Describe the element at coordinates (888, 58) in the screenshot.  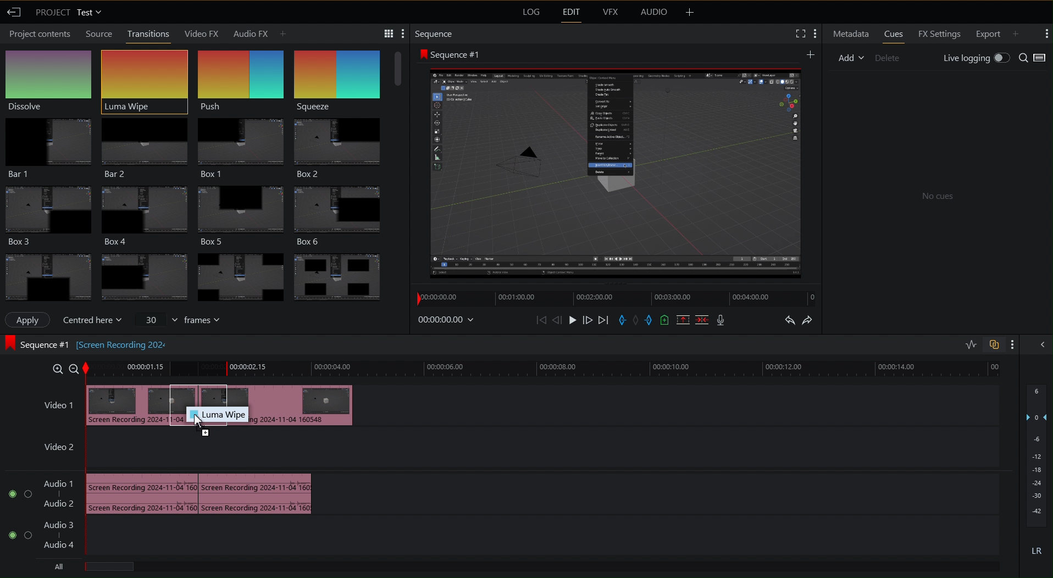
I see `Delete` at that location.